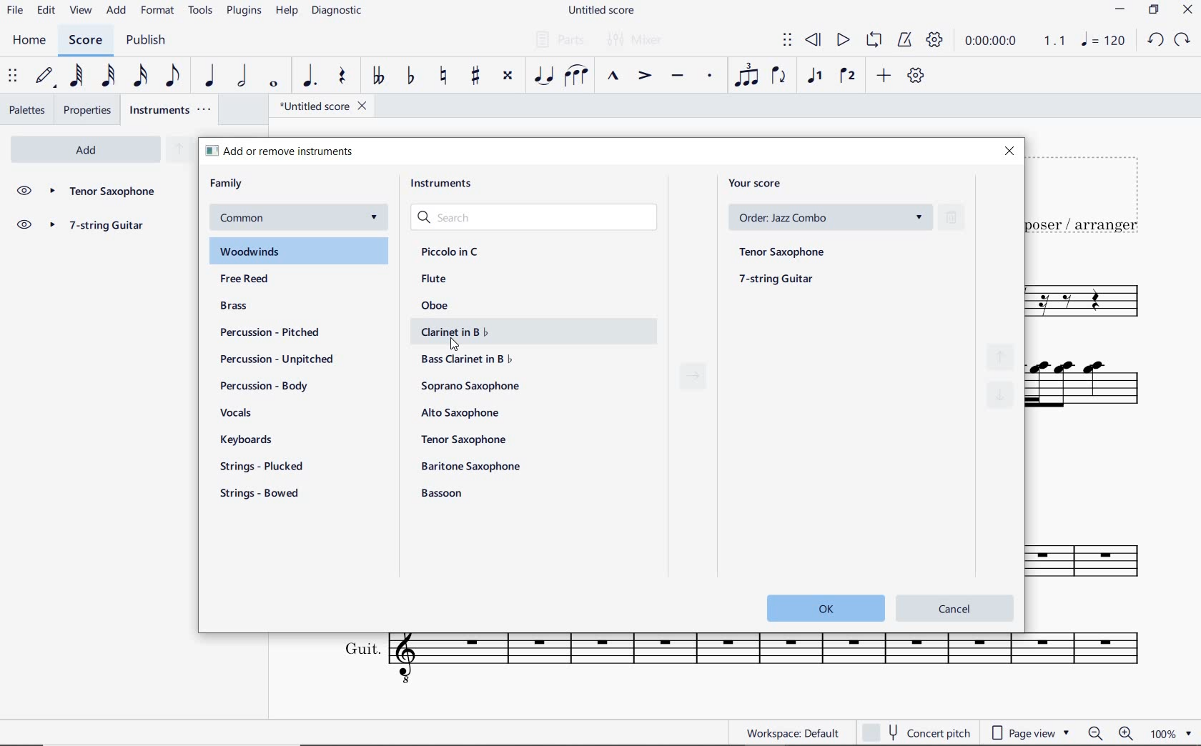  What do you see at coordinates (613, 76) in the screenshot?
I see `MARCATO` at bounding box center [613, 76].